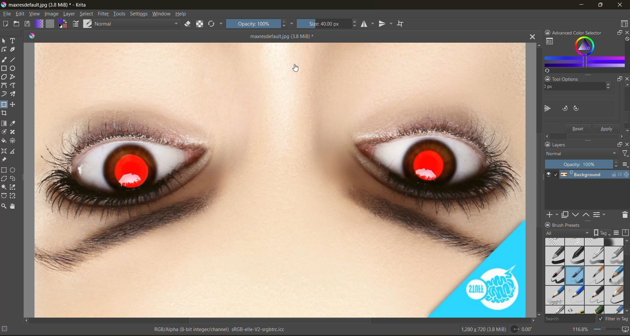  What do you see at coordinates (63, 24) in the screenshot?
I see `swap foreground background color` at bounding box center [63, 24].